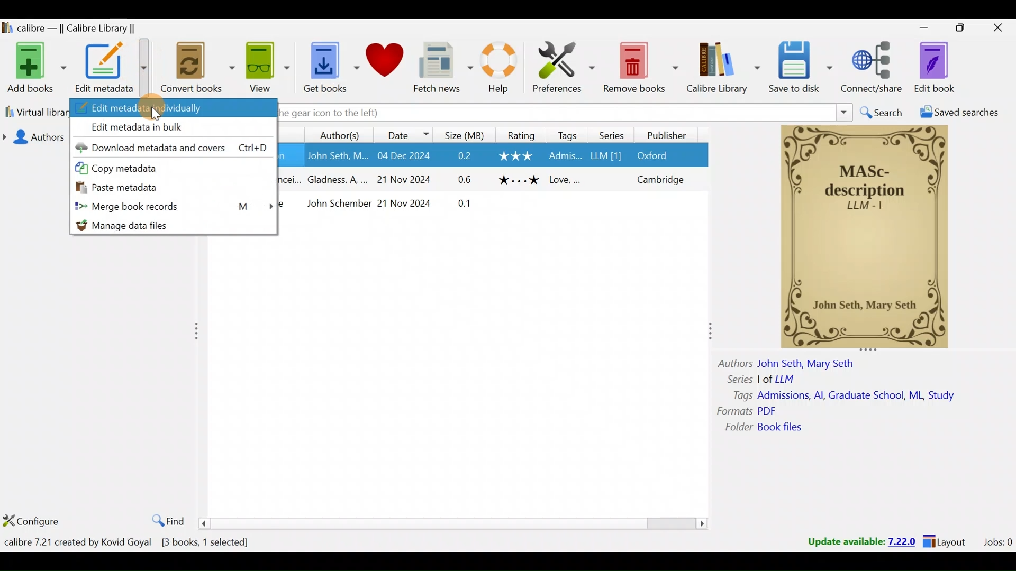 The width and height of the screenshot is (1016, 571). What do you see at coordinates (38, 520) in the screenshot?
I see `Configure` at bounding box center [38, 520].